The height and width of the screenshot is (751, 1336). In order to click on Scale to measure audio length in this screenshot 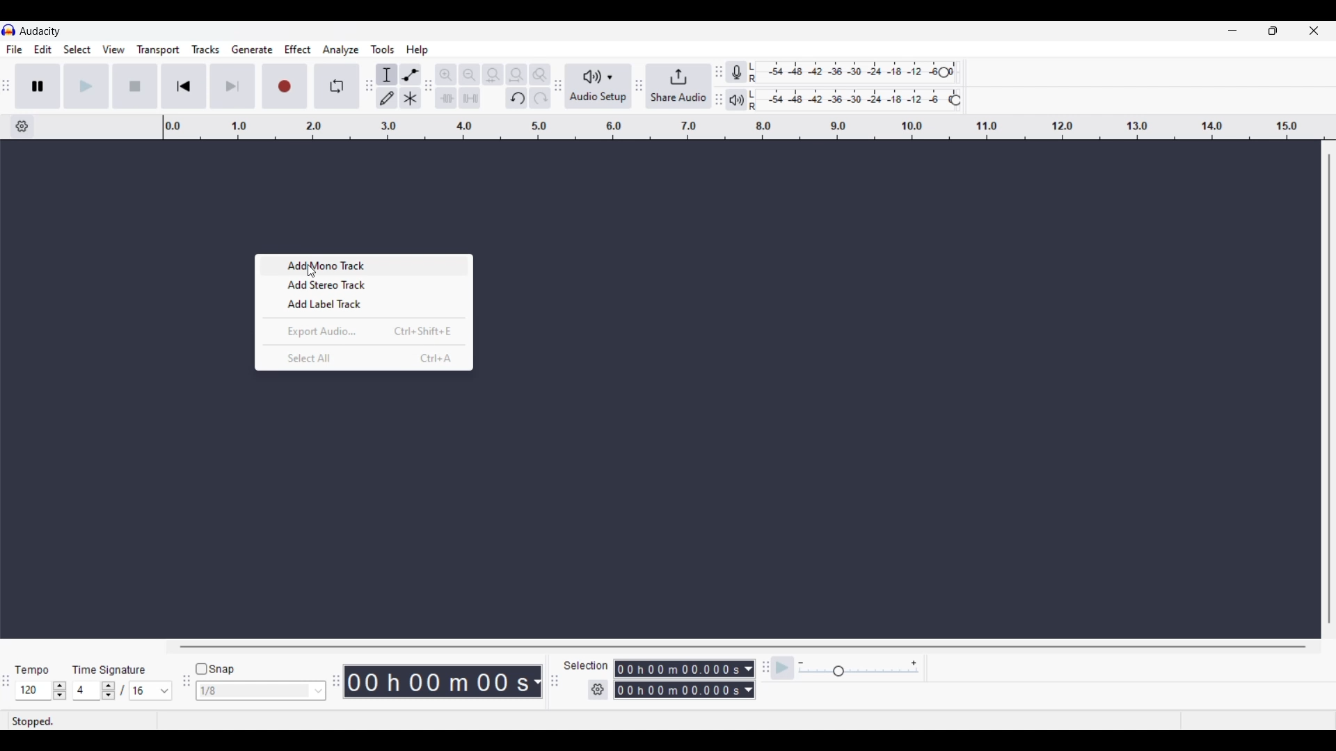, I will do `click(749, 127)`.